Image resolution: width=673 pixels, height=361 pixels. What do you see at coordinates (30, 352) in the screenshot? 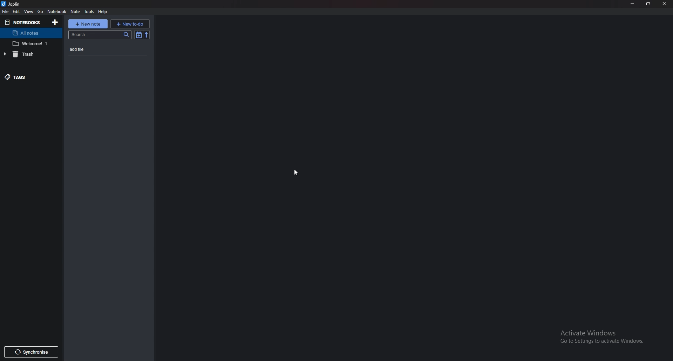
I see `Synchronize` at bounding box center [30, 352].